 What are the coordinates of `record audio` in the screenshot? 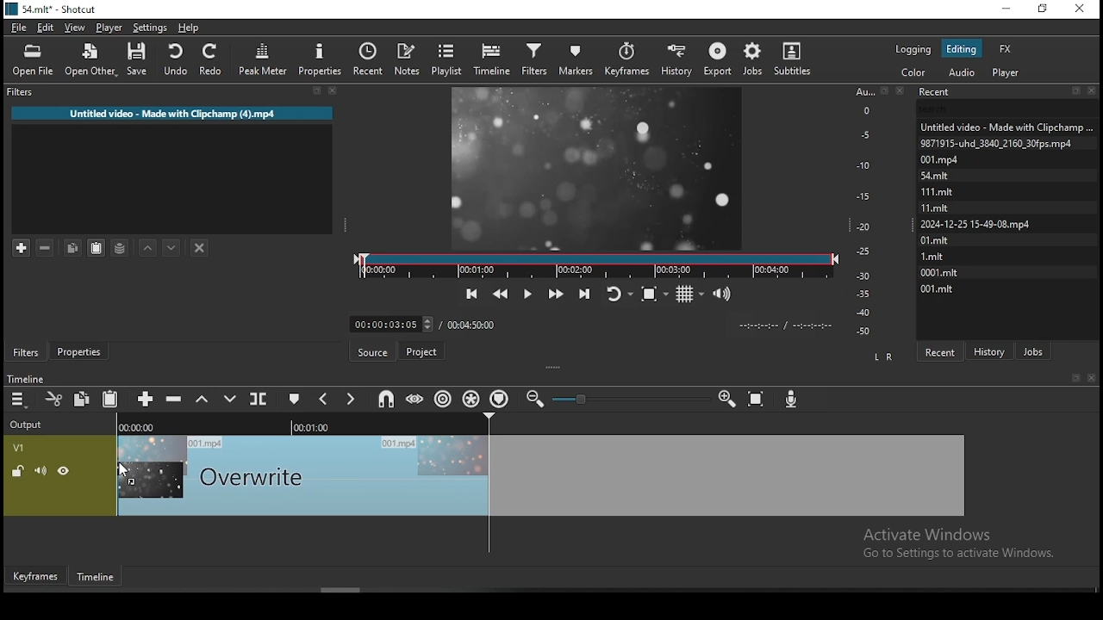 It's located at (794, 396).